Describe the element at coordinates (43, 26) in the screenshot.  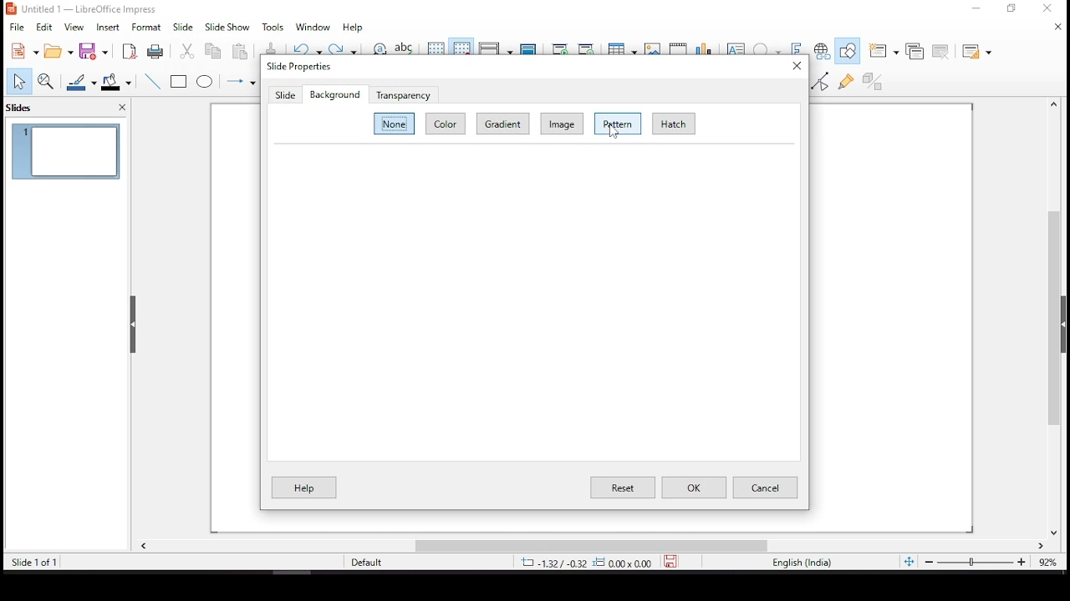
I see `edit` at that location.